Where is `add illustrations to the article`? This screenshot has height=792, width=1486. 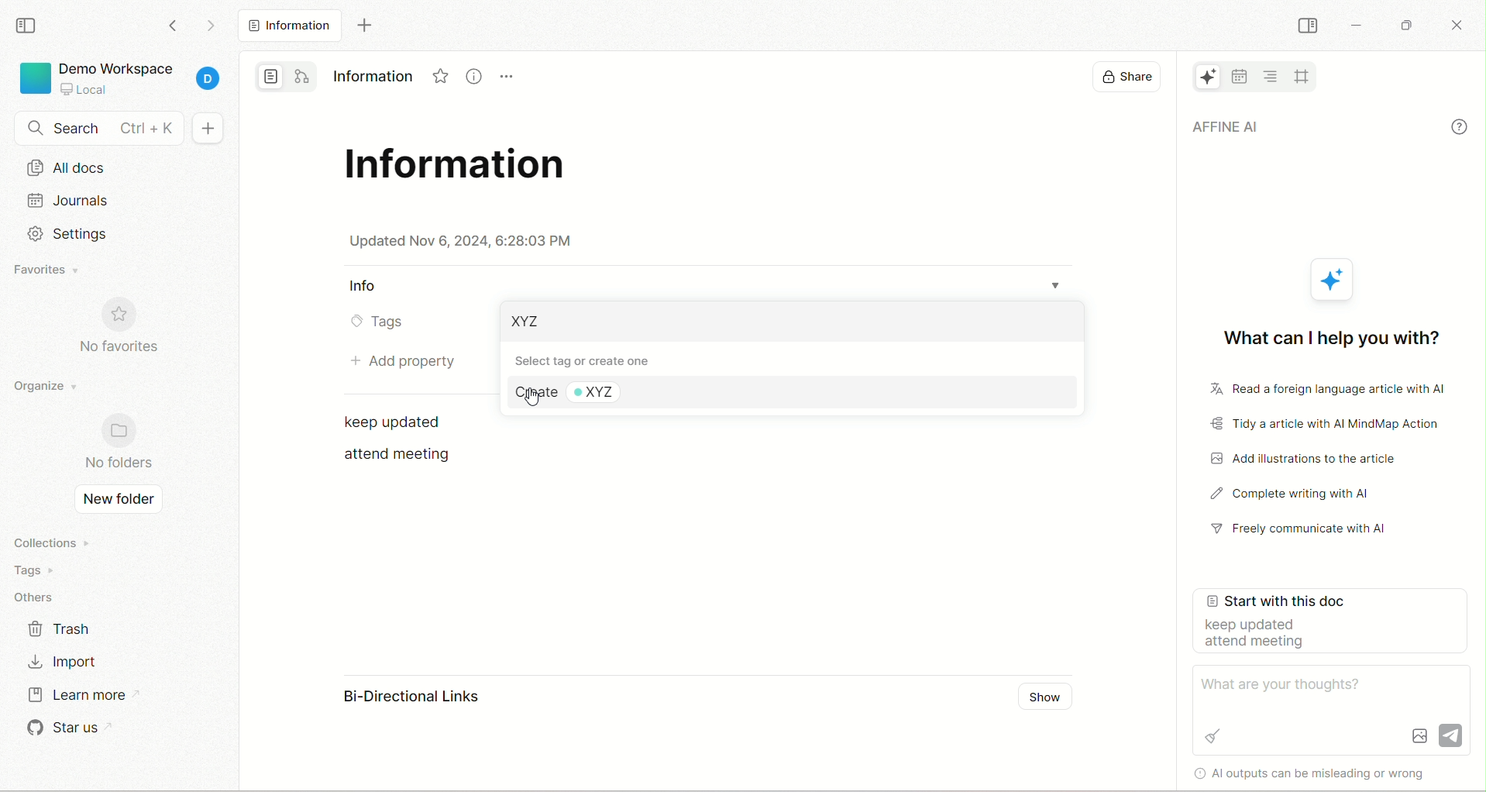 add illustrations to the article is located at coordinates (1312, 459).